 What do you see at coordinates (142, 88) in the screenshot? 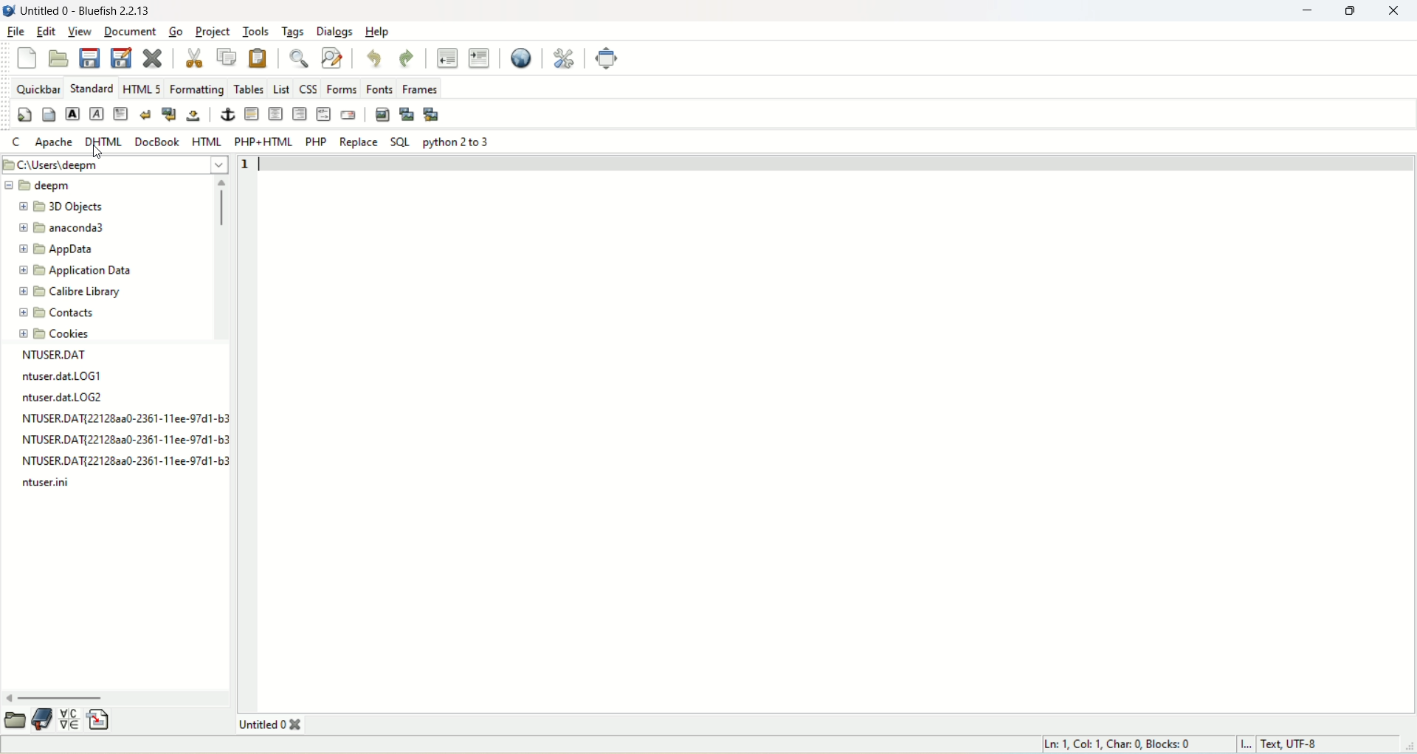
I see `HTML 5` at bounding box center [142, 88].